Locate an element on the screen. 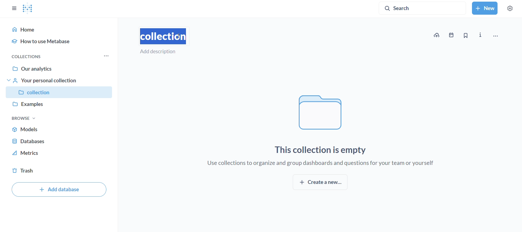 The width and height of the screenshot is (522, 232). upload data to new collection  is located at coordinates (436, 35).